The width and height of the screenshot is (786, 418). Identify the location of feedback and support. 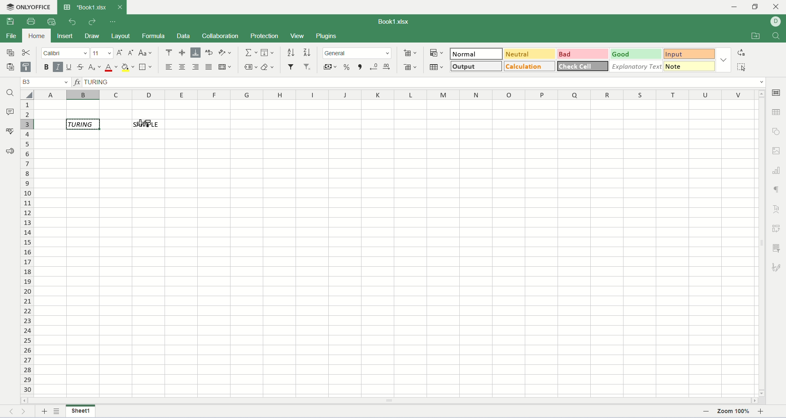
(10, 153).